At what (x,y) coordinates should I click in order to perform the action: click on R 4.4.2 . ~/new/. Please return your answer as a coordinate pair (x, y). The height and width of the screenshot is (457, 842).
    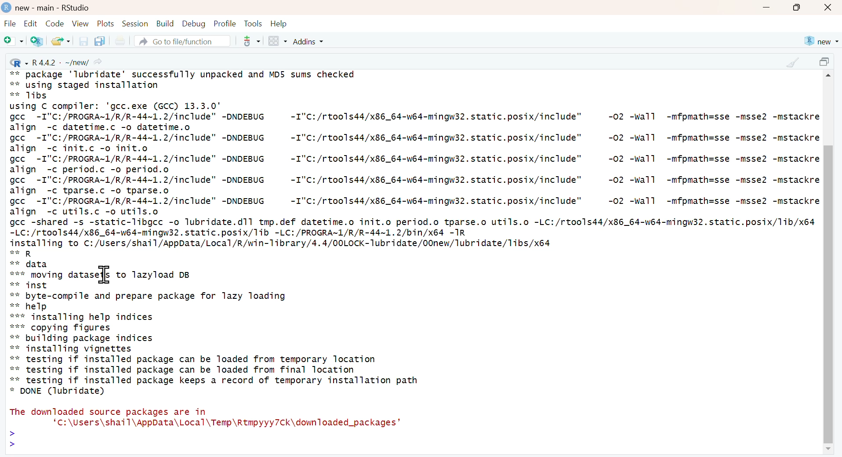
    Looking at the image, I should click on (57, 62).